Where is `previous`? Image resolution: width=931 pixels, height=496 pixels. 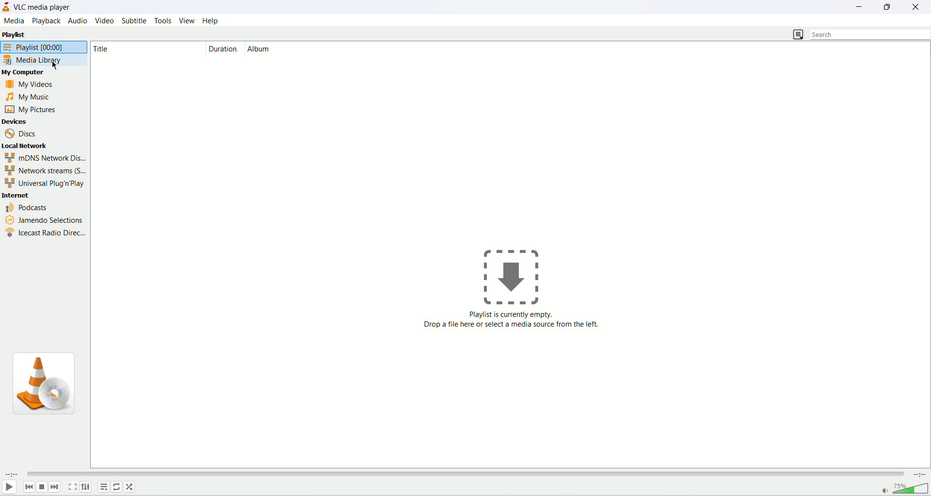
previous is located at coordinates (28, 487).